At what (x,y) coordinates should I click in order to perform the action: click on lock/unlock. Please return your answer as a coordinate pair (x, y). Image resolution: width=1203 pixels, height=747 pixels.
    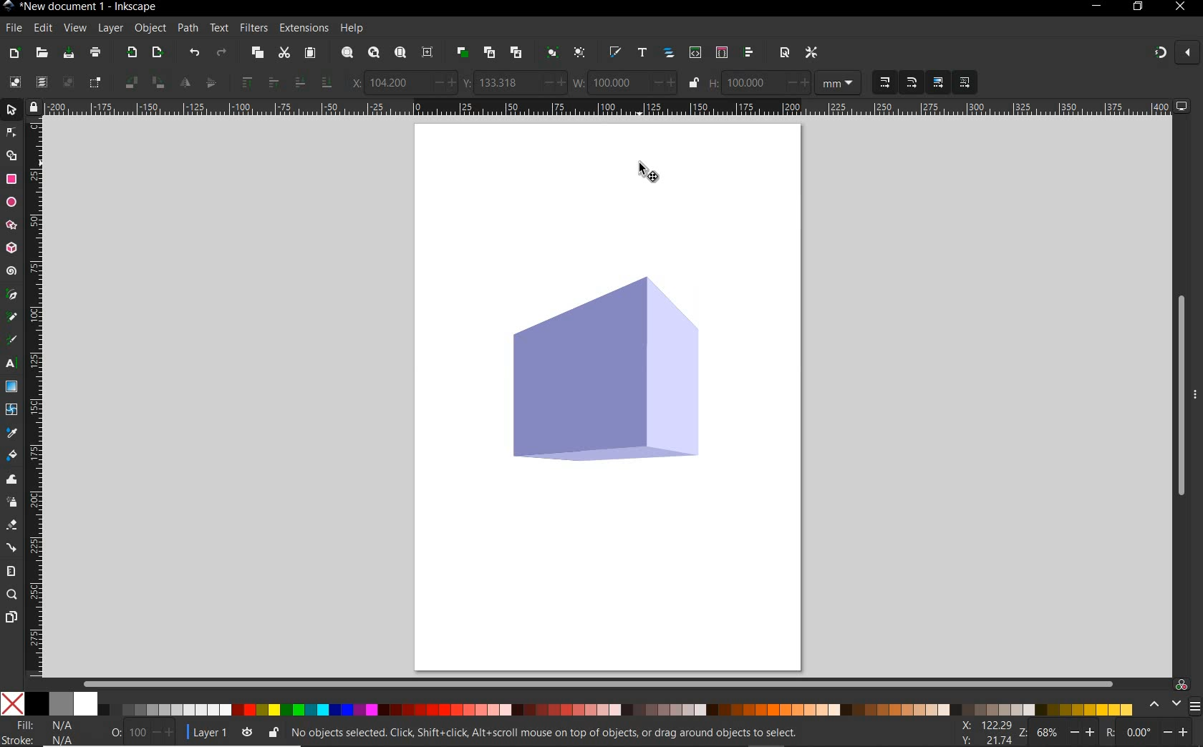
    Looking at the image, I should click on (272, 731).